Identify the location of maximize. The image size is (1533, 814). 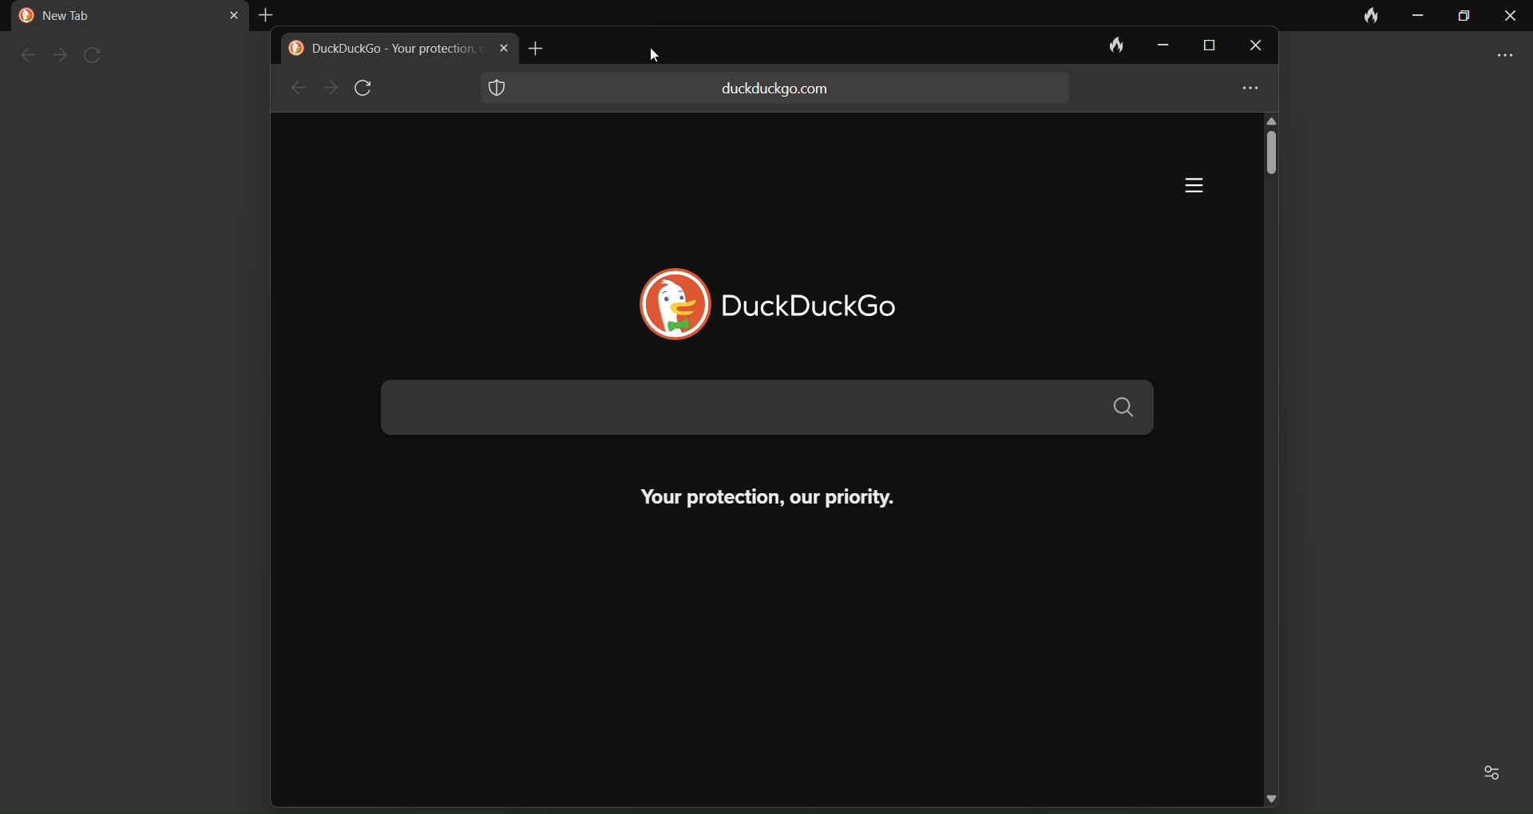
(1465, 18).